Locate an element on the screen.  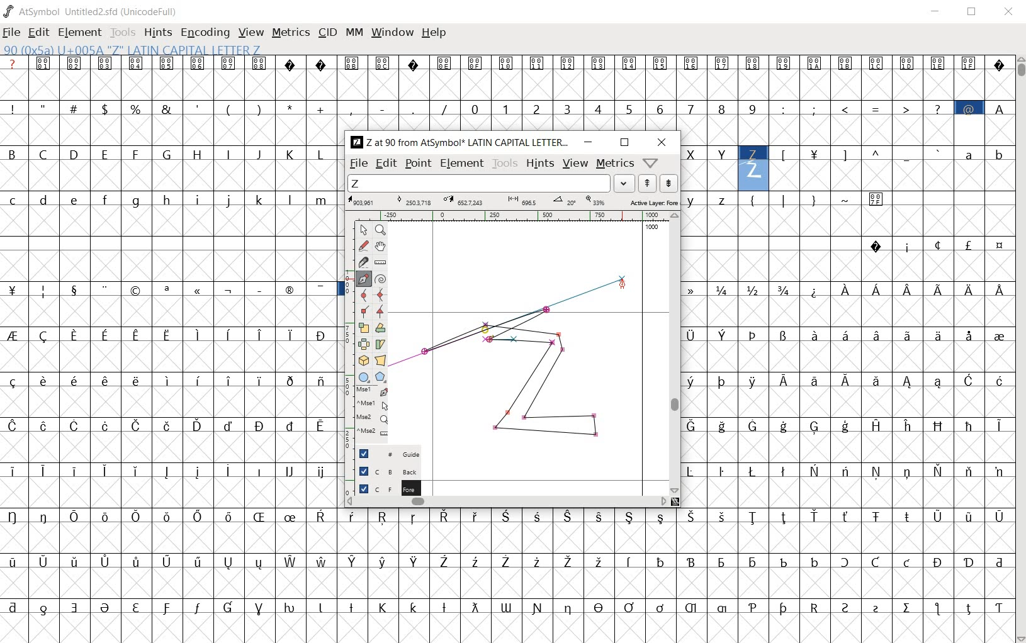
Add a corner point is located at coordinates (363, 311).